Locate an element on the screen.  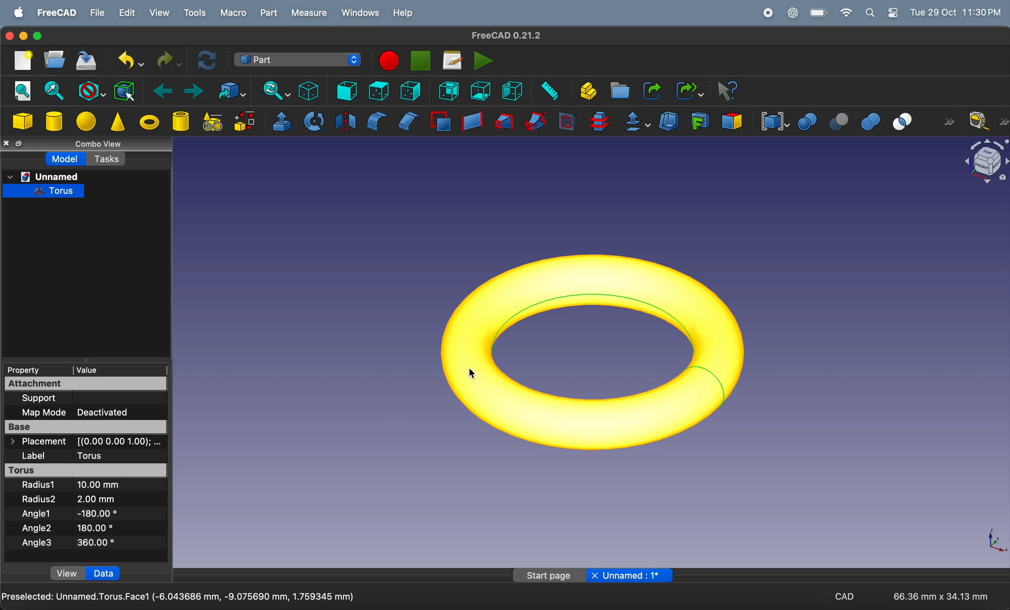
axis is located at coordinates (996, 541).